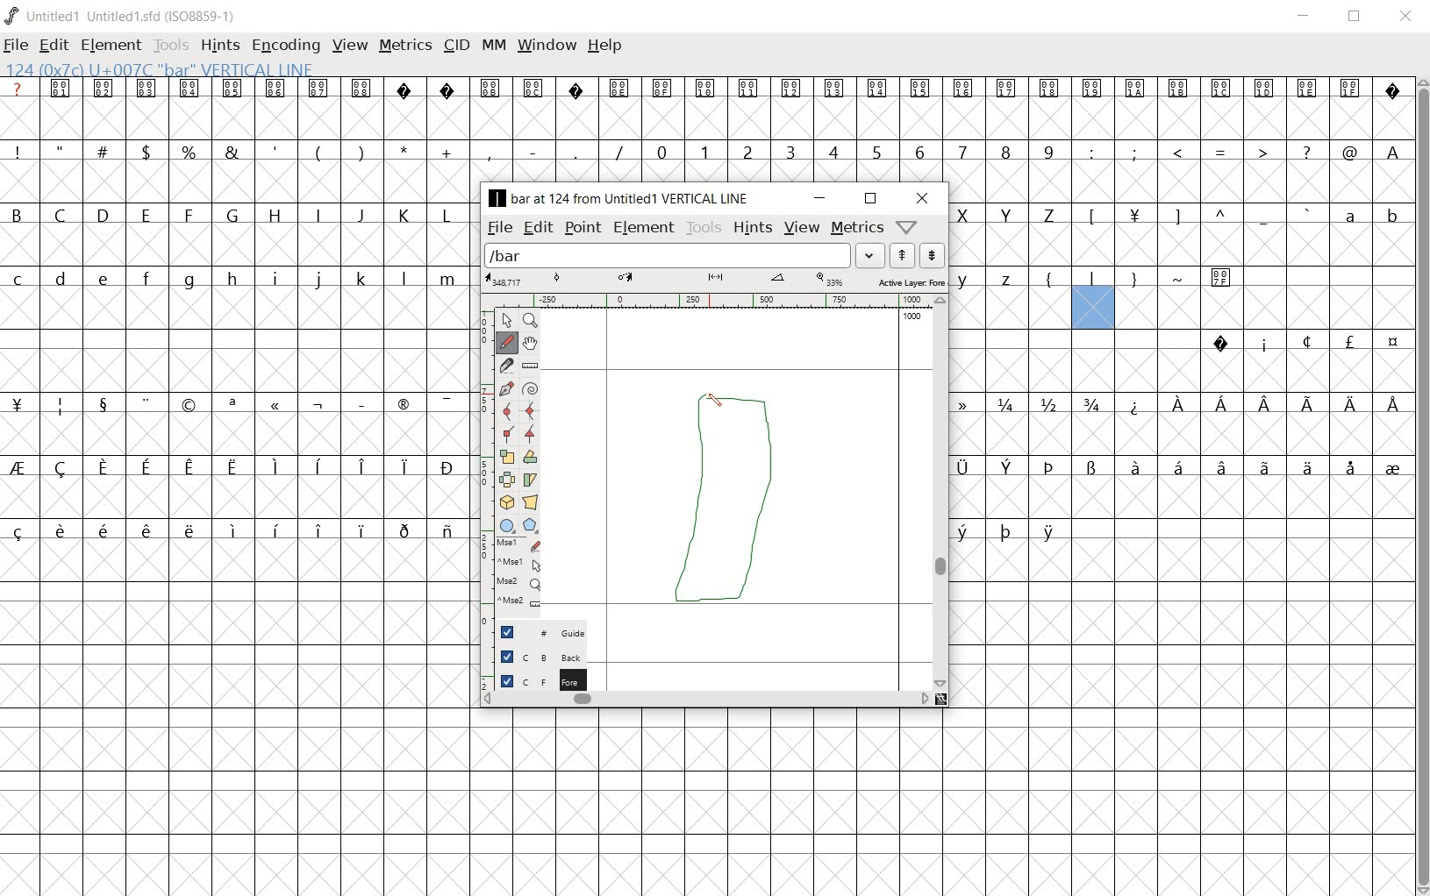 The height and width of the screenshot is (896, 1430). I want to click on perform a perspective transformation on the selection, so click(531, 501).